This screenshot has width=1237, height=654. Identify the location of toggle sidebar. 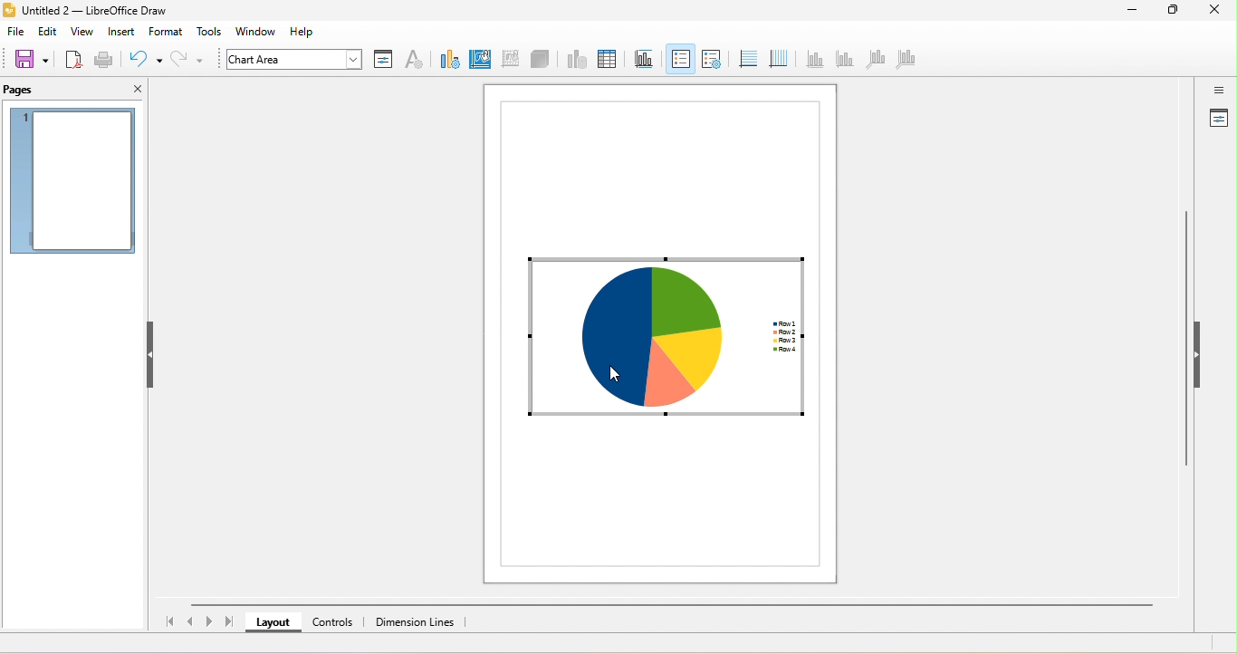
(1218, 90).